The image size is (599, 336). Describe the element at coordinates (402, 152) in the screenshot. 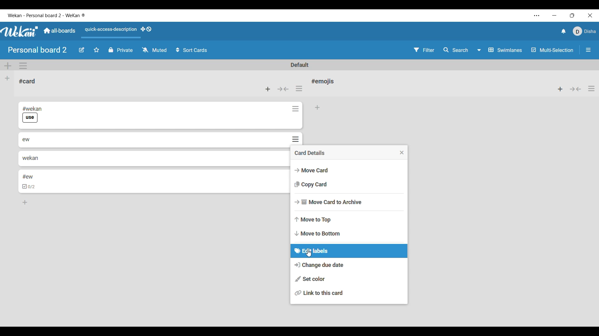

I see `Close menu` at that location.